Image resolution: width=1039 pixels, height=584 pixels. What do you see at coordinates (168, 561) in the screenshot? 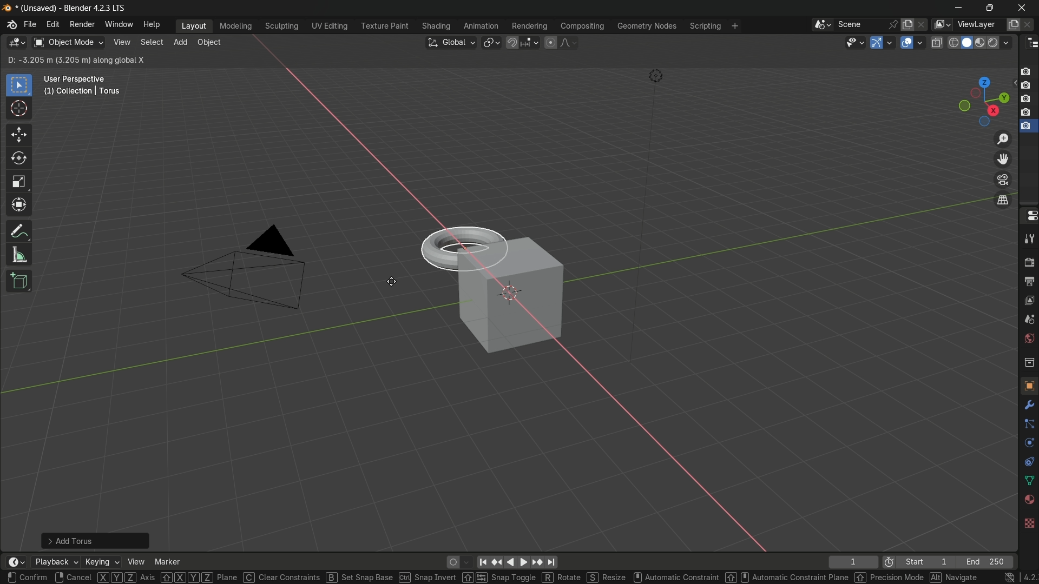
I see `marker` at bounding box center [168, 561].